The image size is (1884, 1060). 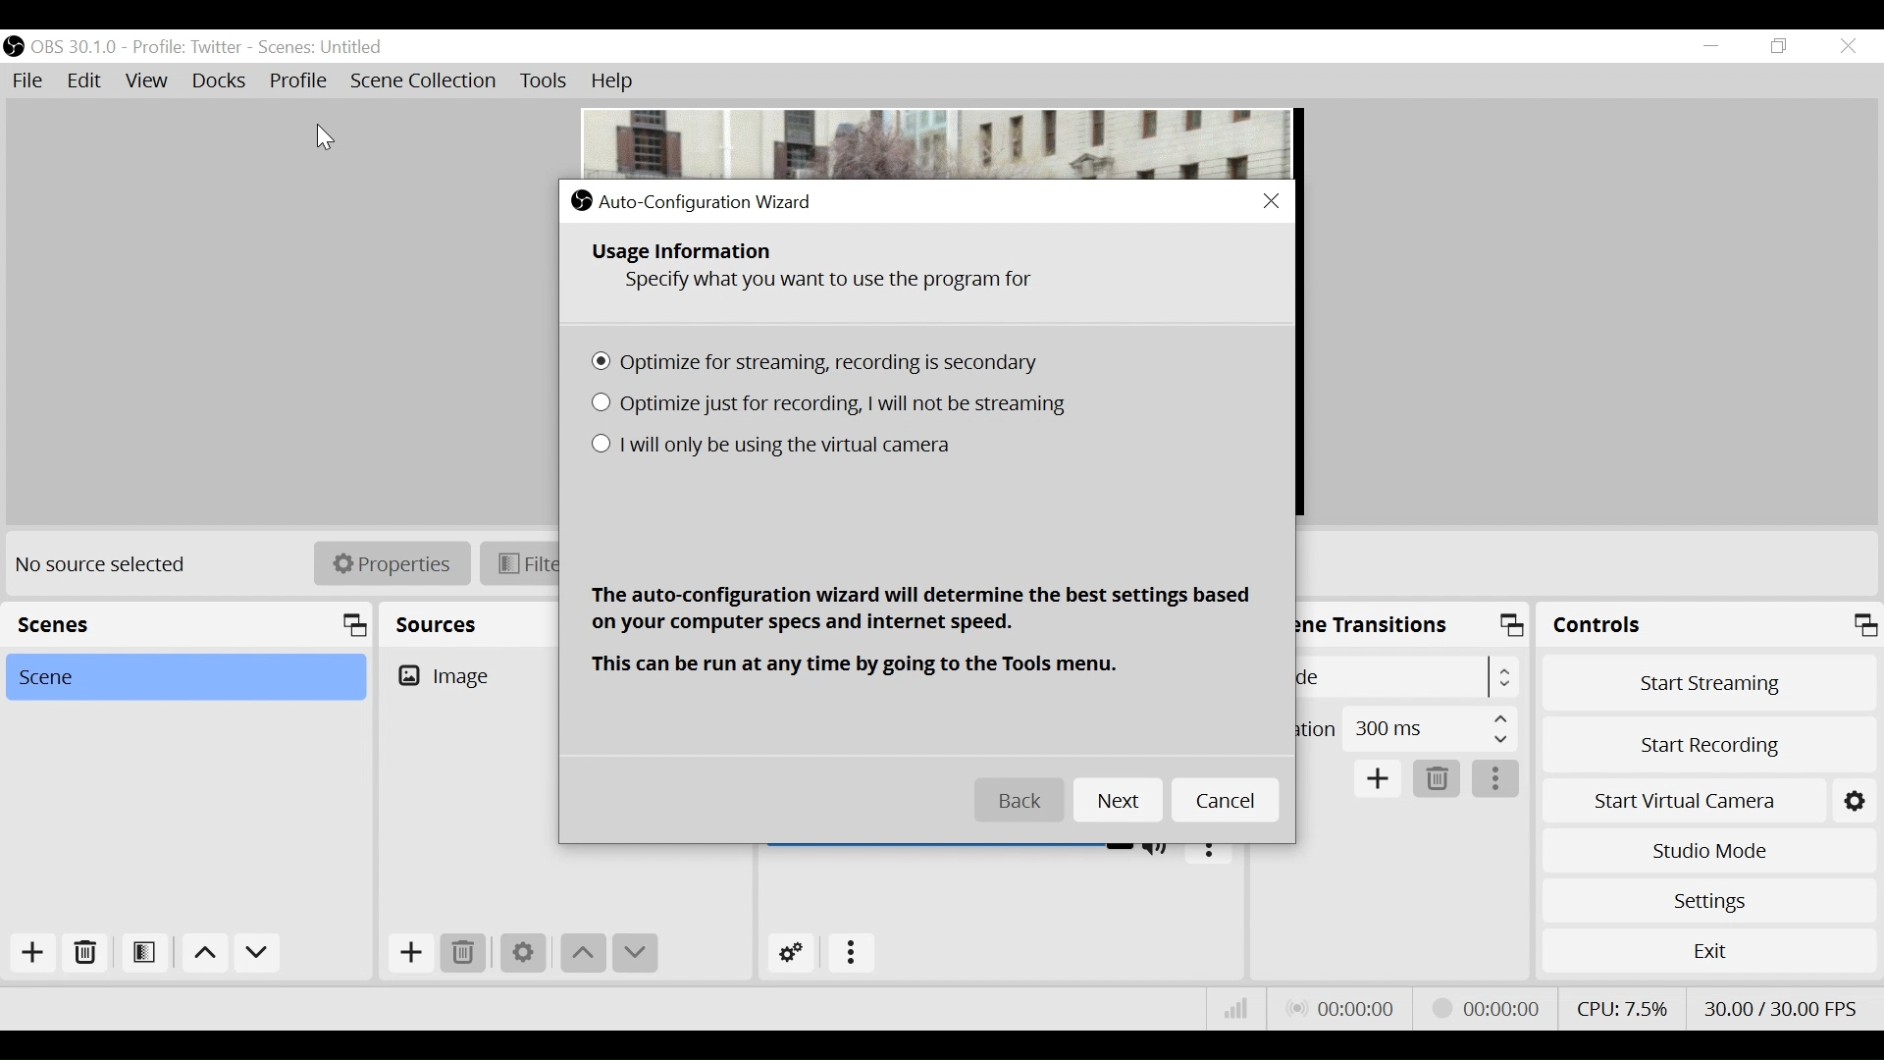 I want to click on View, so click(x=149, y=81).